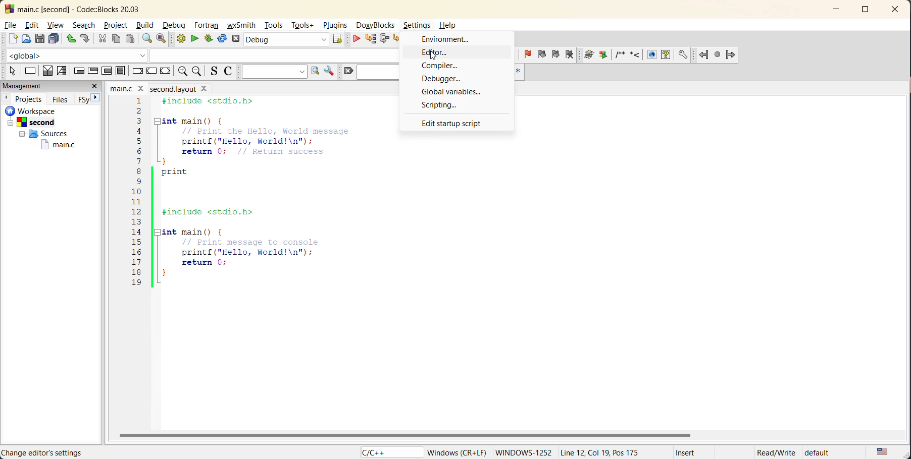 The image size is (911, 459). I want to click on abort, so click(236, 38).